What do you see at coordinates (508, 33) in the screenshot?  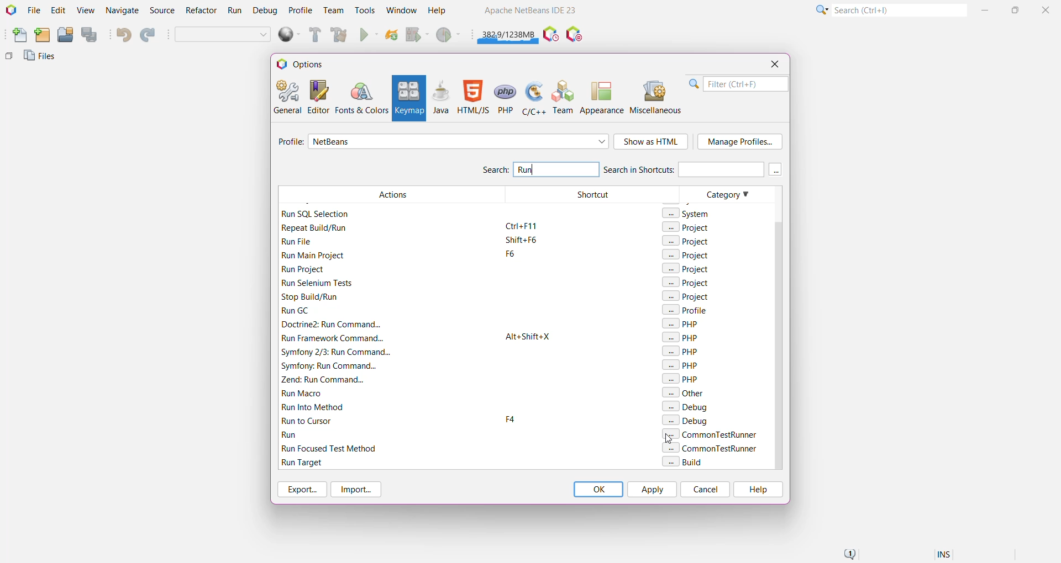 I see `Click to force garbage collection` at bounding box center [508, 33].